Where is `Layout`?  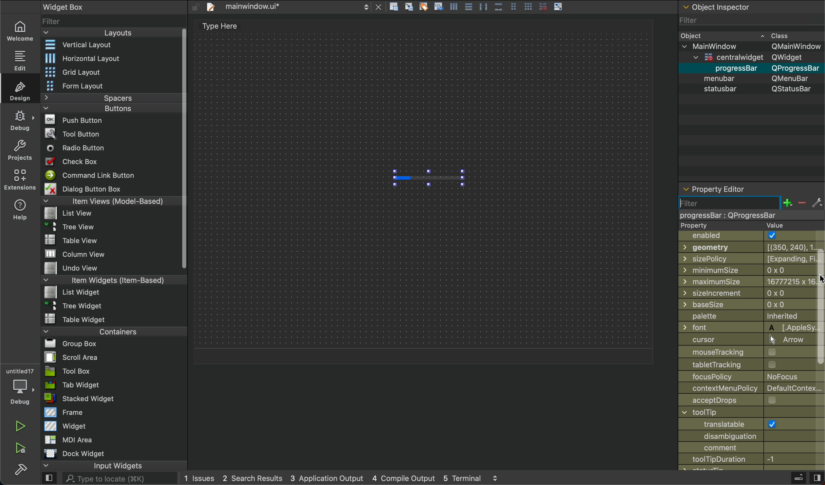 Layout is located at coordinates (105, 33).